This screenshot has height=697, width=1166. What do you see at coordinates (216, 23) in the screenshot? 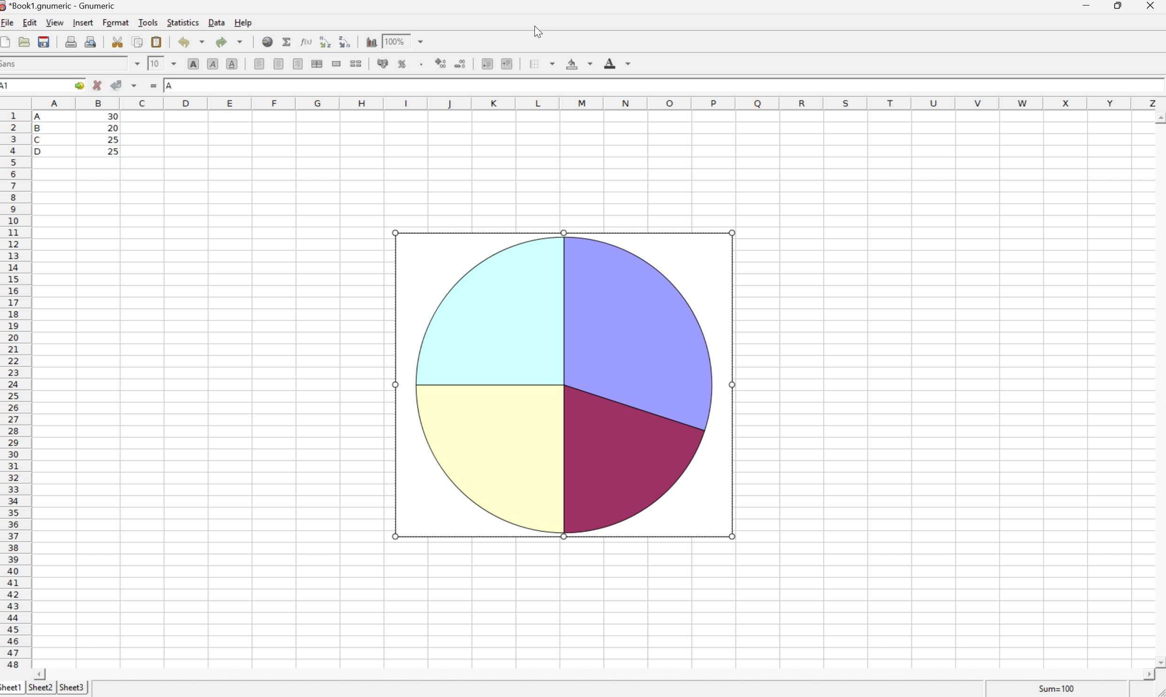
I see `Data` at bounding box center [216, 23].